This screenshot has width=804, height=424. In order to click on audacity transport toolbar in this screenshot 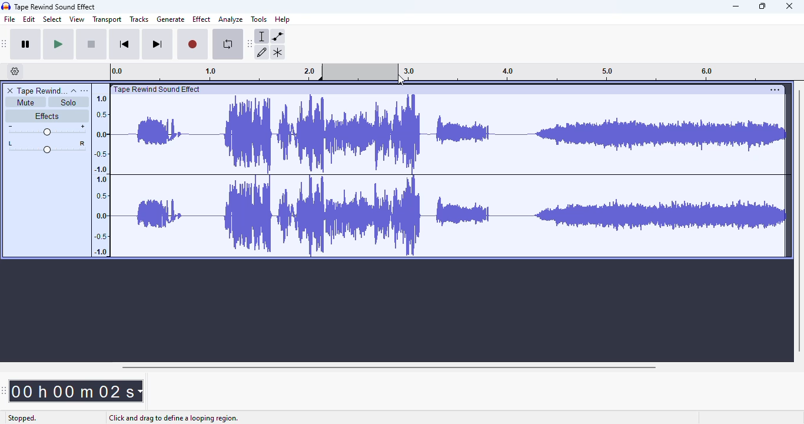, I will do `click(4, 44)`.